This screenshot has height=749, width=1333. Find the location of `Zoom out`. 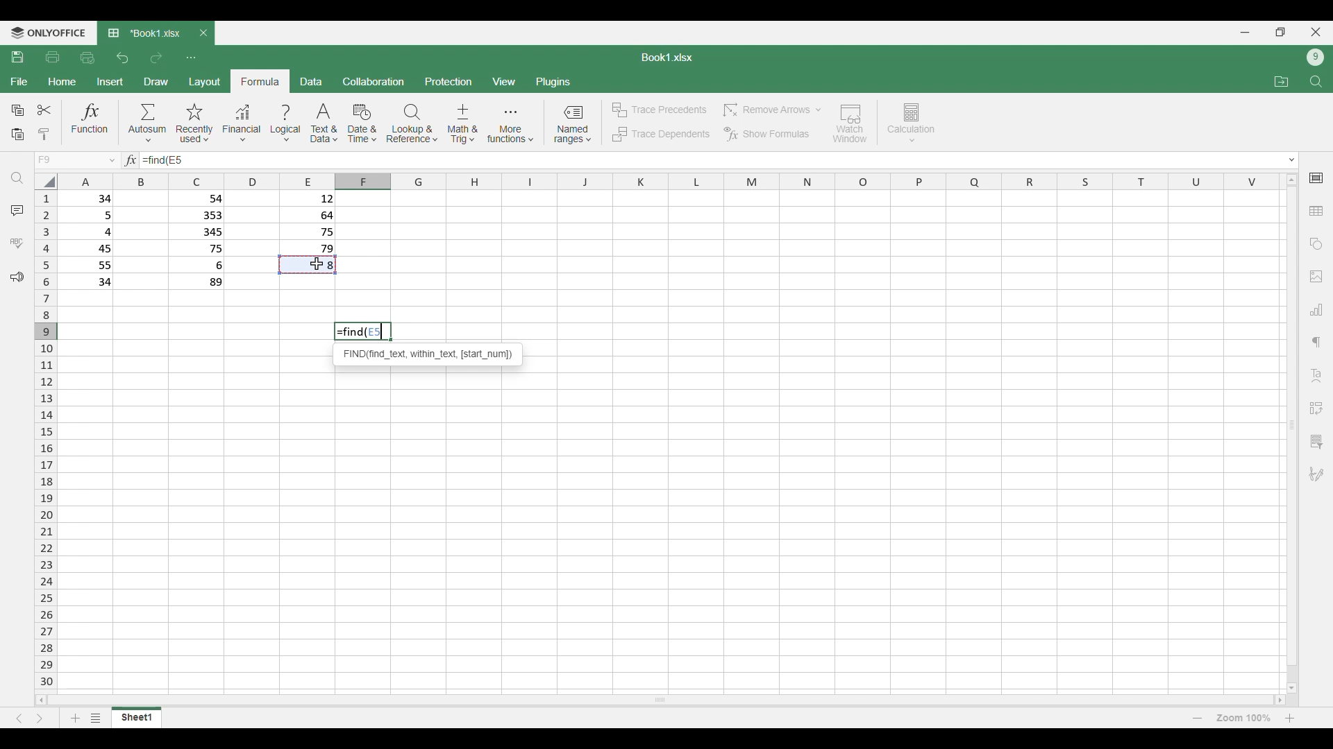

Zoom out is located at coordinates (1198, 718).